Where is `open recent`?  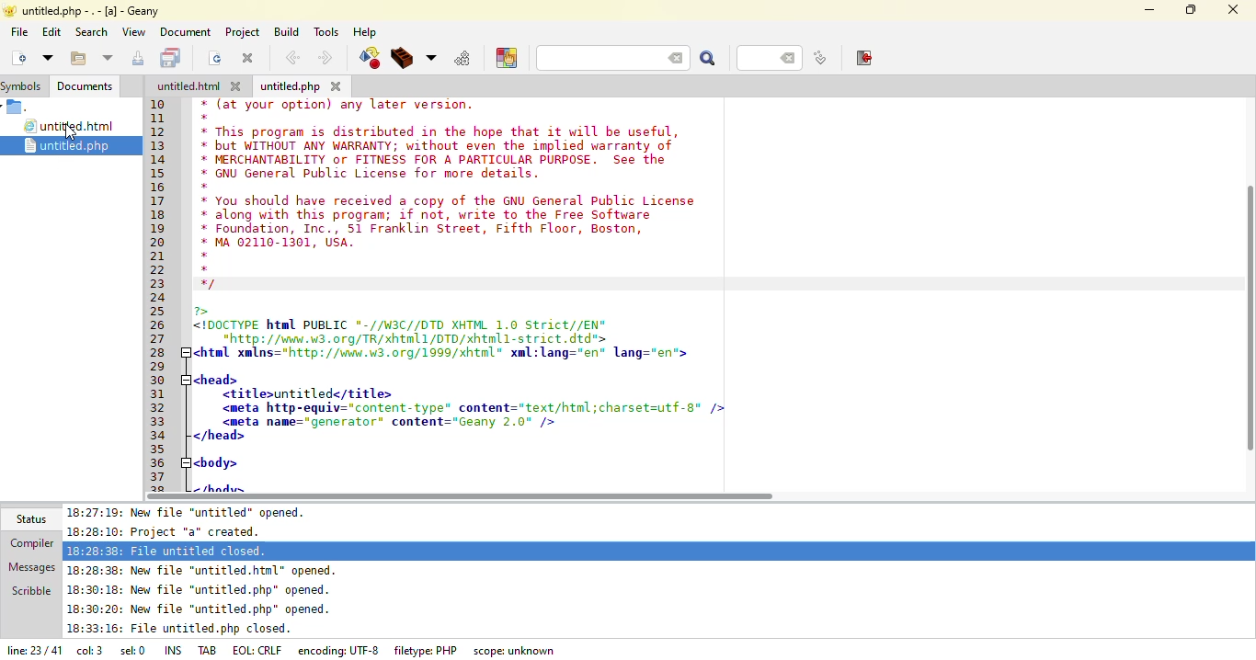
open recent is located at coordinates (108, 58).